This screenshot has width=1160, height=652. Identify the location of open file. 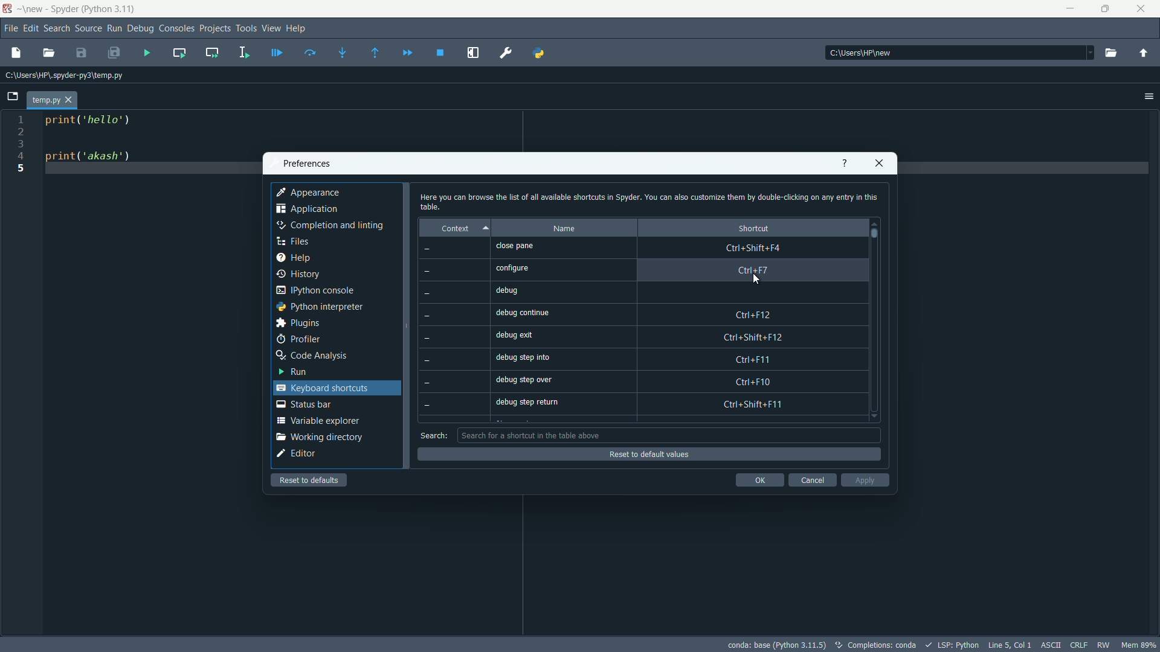
(48, 53).